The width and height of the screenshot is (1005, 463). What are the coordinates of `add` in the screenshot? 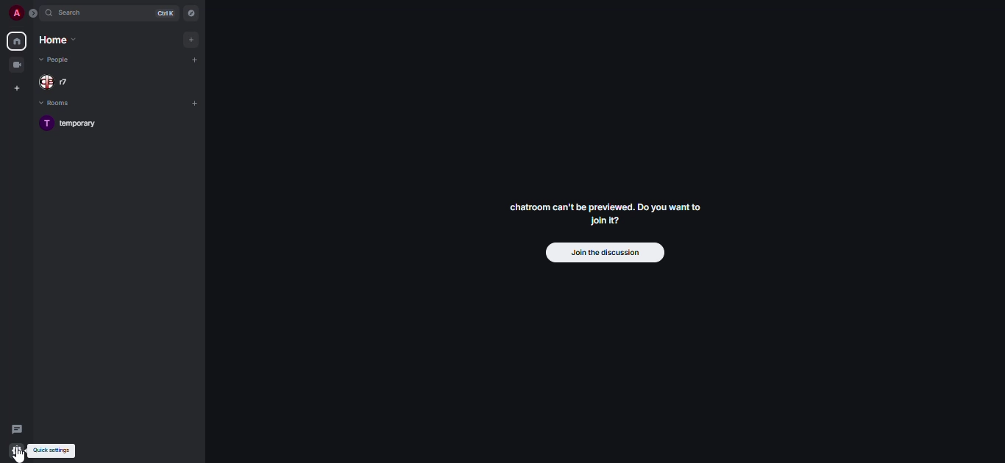 It's located at (194, 61).